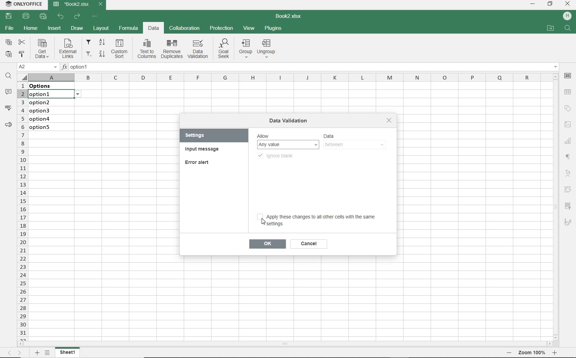 The height and width of the screenshot is (358, 576). Describe the element at coordinates (10, 53) in the screenshot. I see `PASTE` at that location.